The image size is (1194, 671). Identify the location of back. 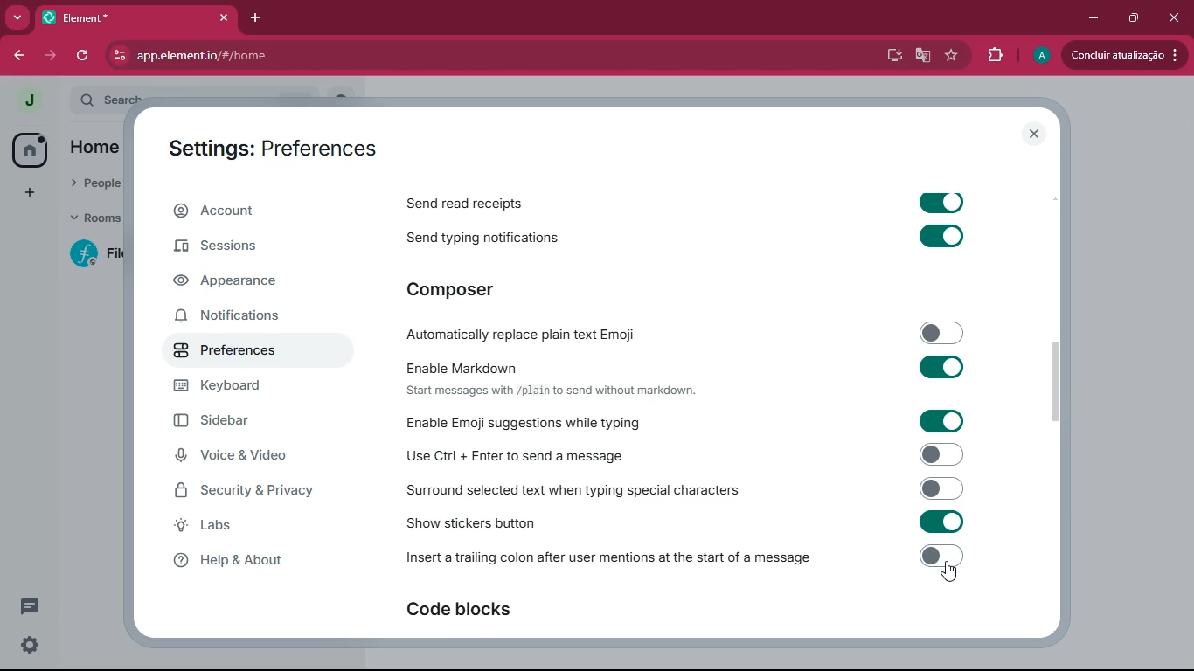
(20, 55).